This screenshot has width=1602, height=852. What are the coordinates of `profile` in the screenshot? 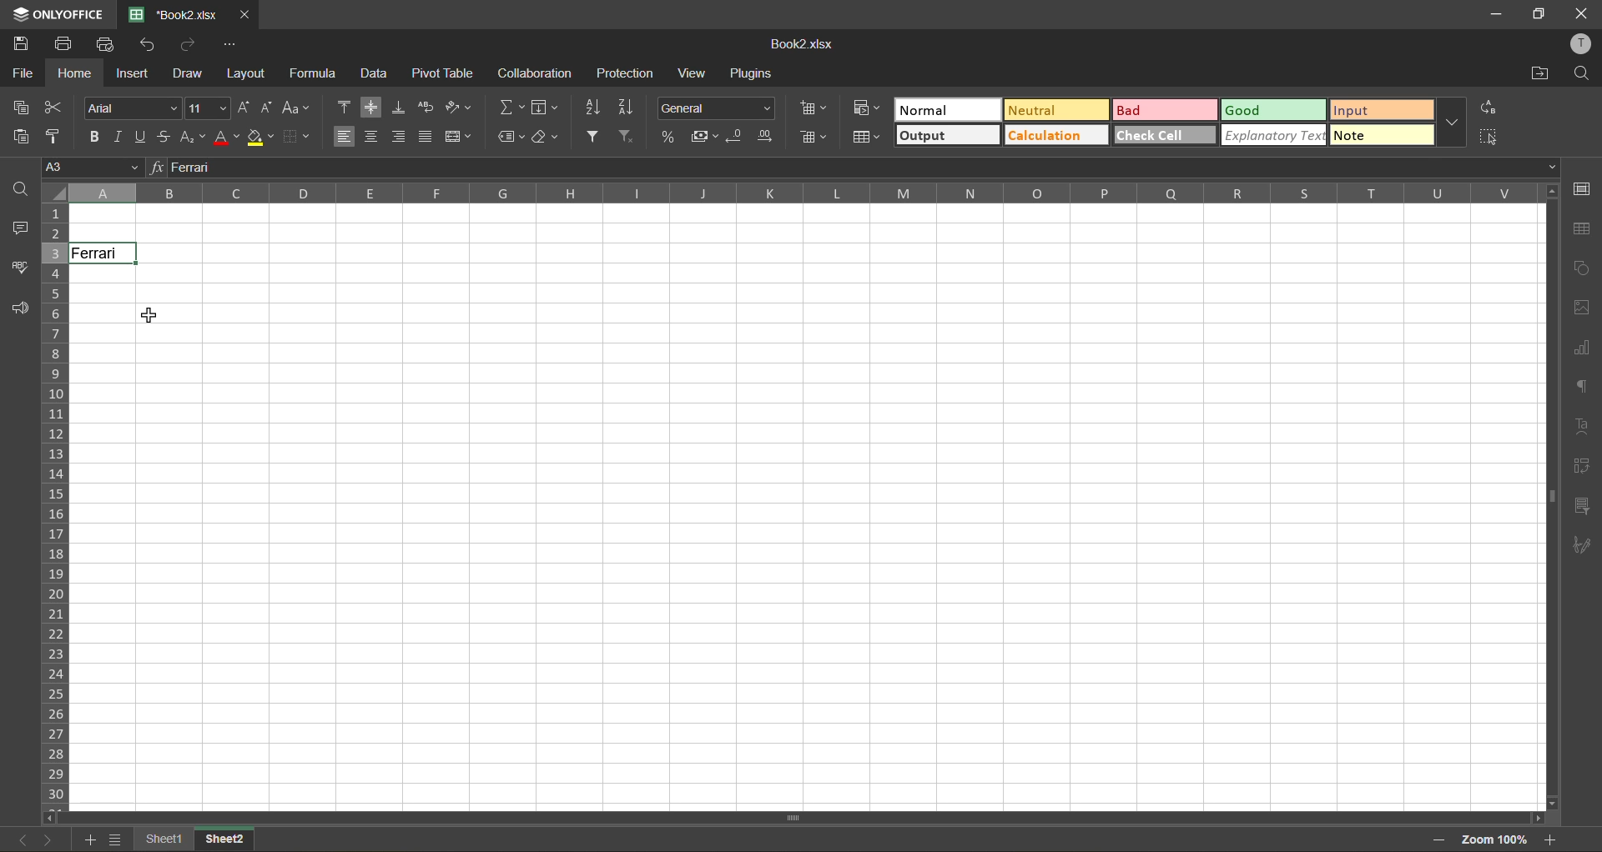 It's located at (1579, 44).